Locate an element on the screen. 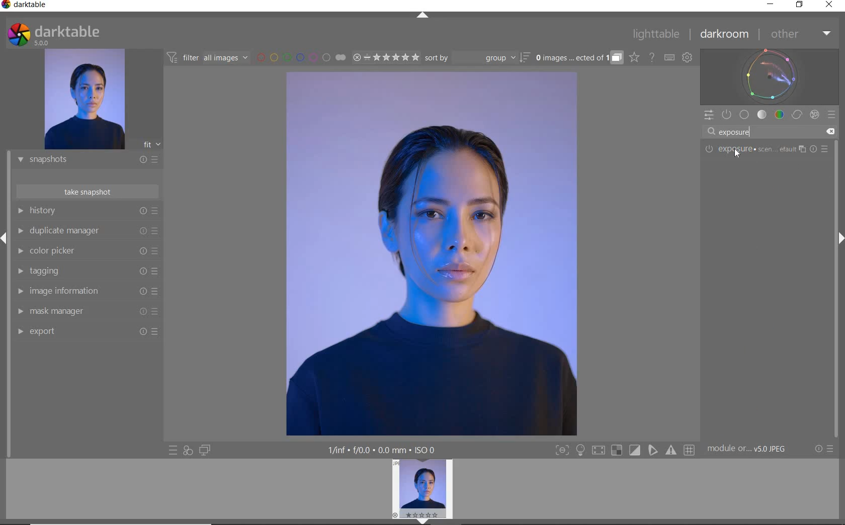 Image resolution: width=845 pixels, height=525 pixels. QUICK ACCESS PANEL is located at coordinates (708, 116).